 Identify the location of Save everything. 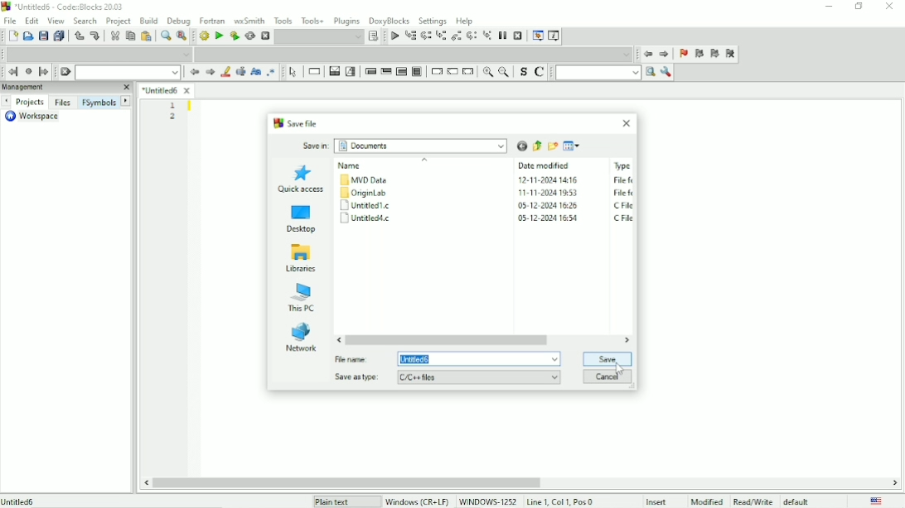
(60, 36).